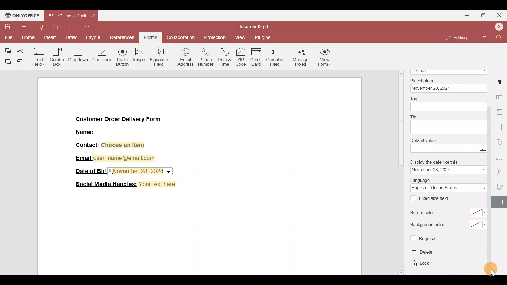  I want to click on Image, so click(139, 57).